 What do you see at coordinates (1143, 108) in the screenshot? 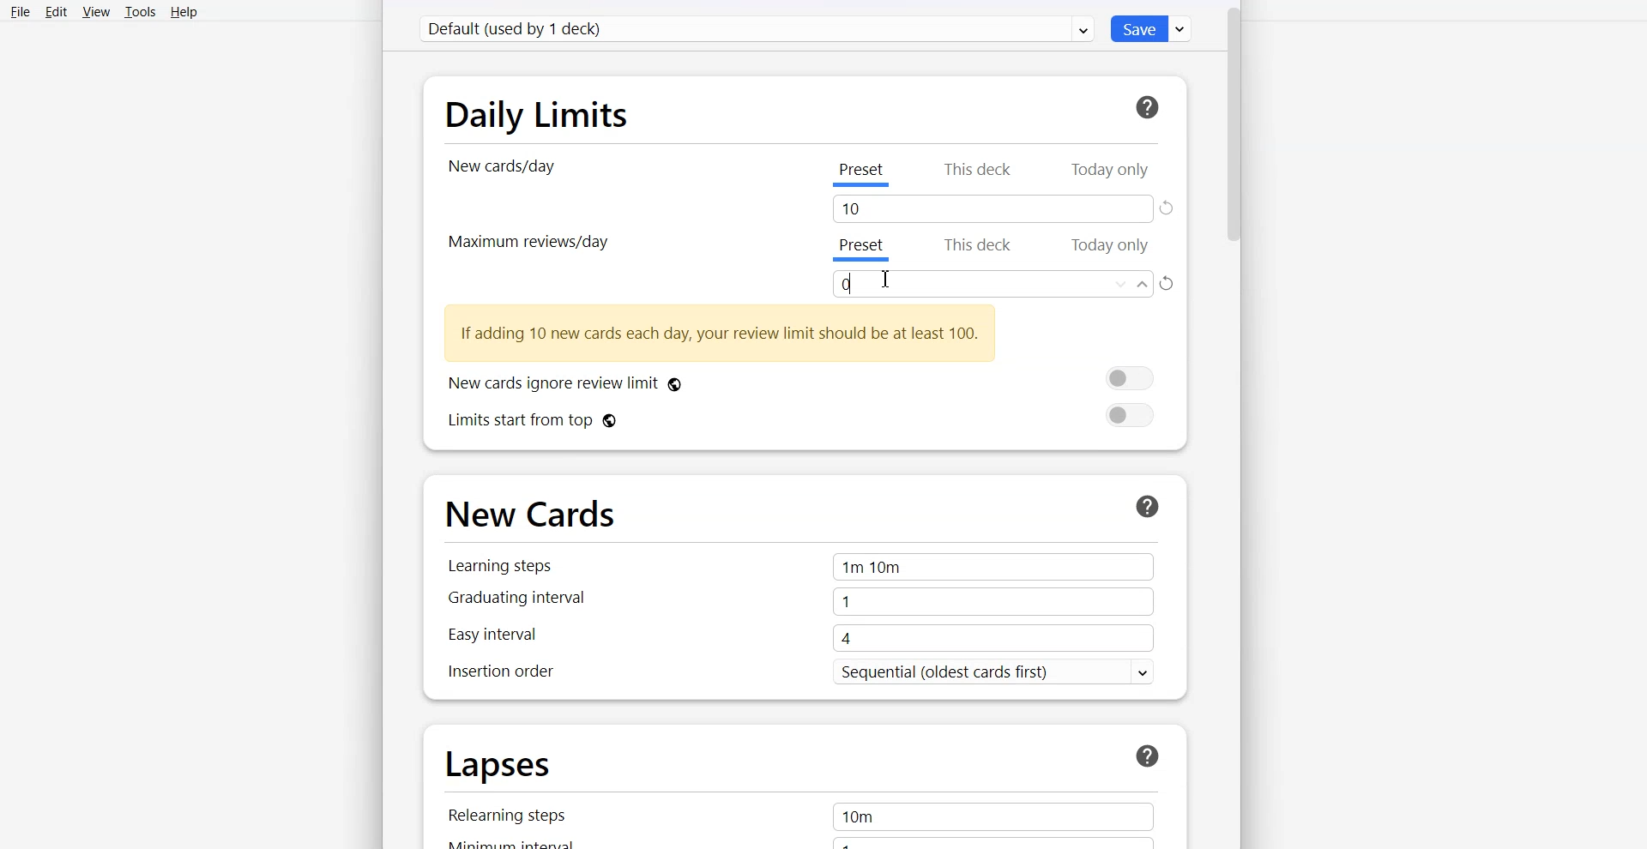
I see `Help` at bounding box center [1143, 108].